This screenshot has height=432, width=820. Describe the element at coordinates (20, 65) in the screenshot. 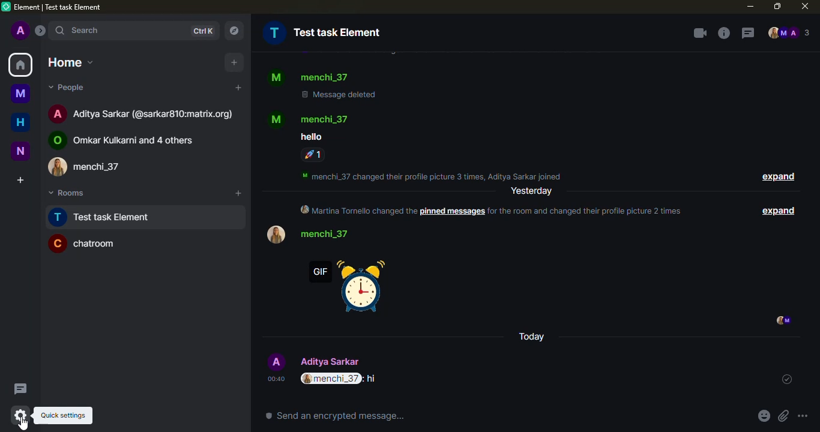

I see `home` at that location.